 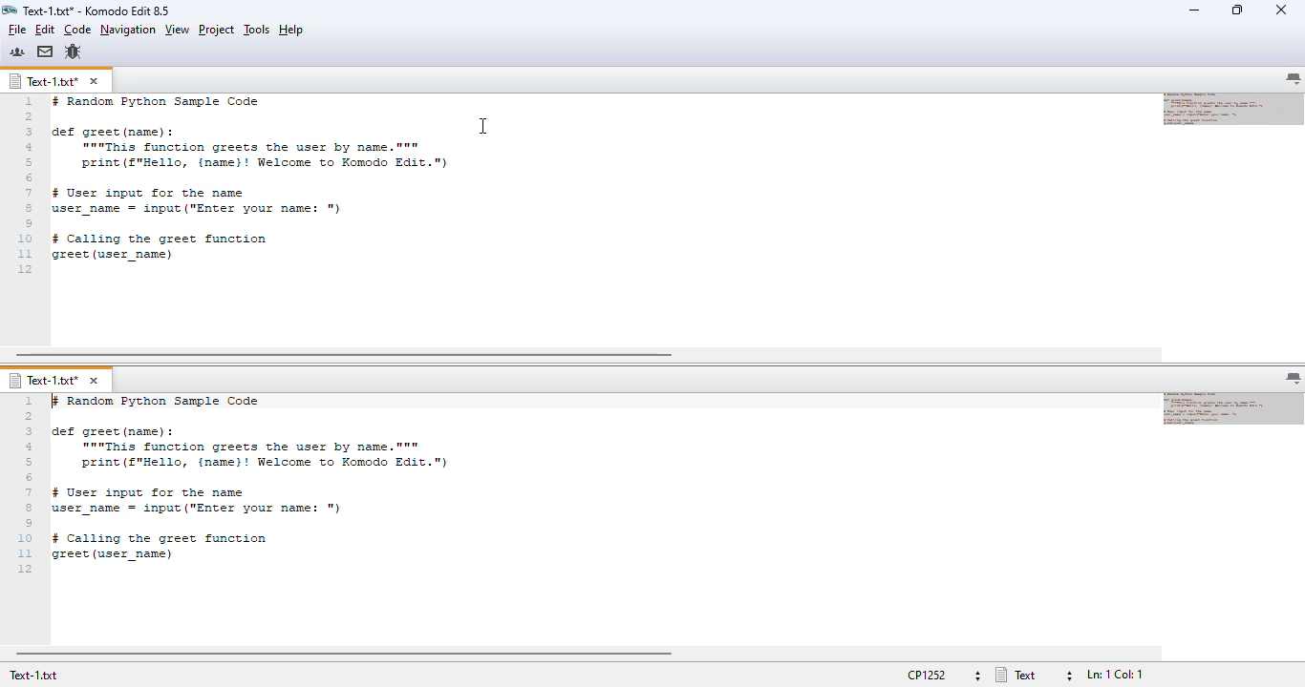 I want to click on text-1, so click(x=30, y=676).